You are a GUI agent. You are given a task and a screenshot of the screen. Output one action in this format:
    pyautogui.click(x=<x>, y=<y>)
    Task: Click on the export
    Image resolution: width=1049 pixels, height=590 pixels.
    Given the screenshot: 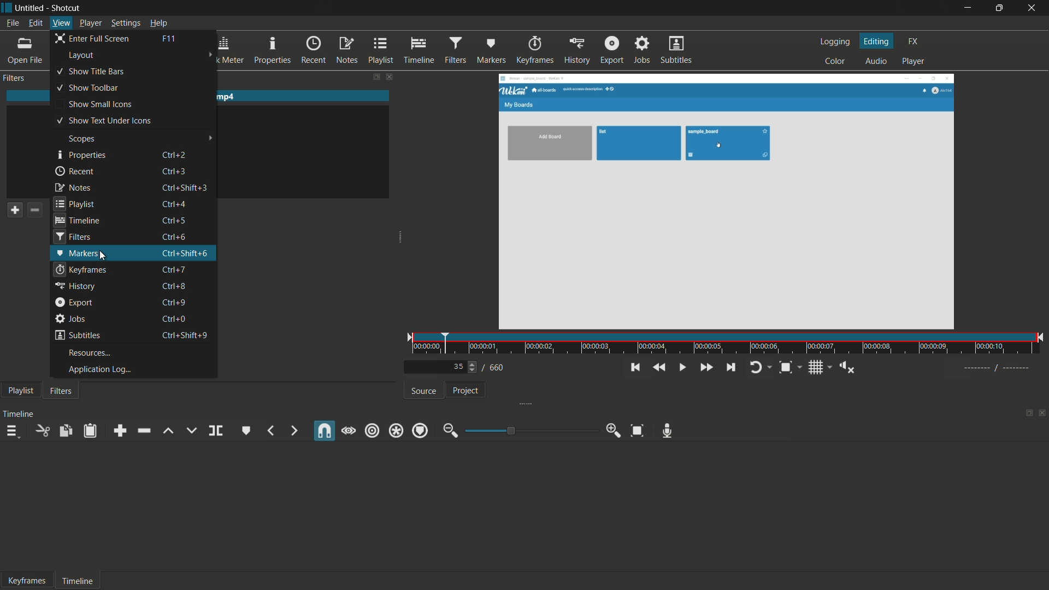 What is the action you would take?
    pyautogui.click(x=611, y=51)
    